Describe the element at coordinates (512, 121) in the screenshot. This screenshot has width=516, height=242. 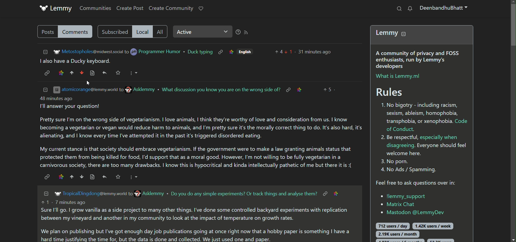
I see `vertical scrollbar` at that location.